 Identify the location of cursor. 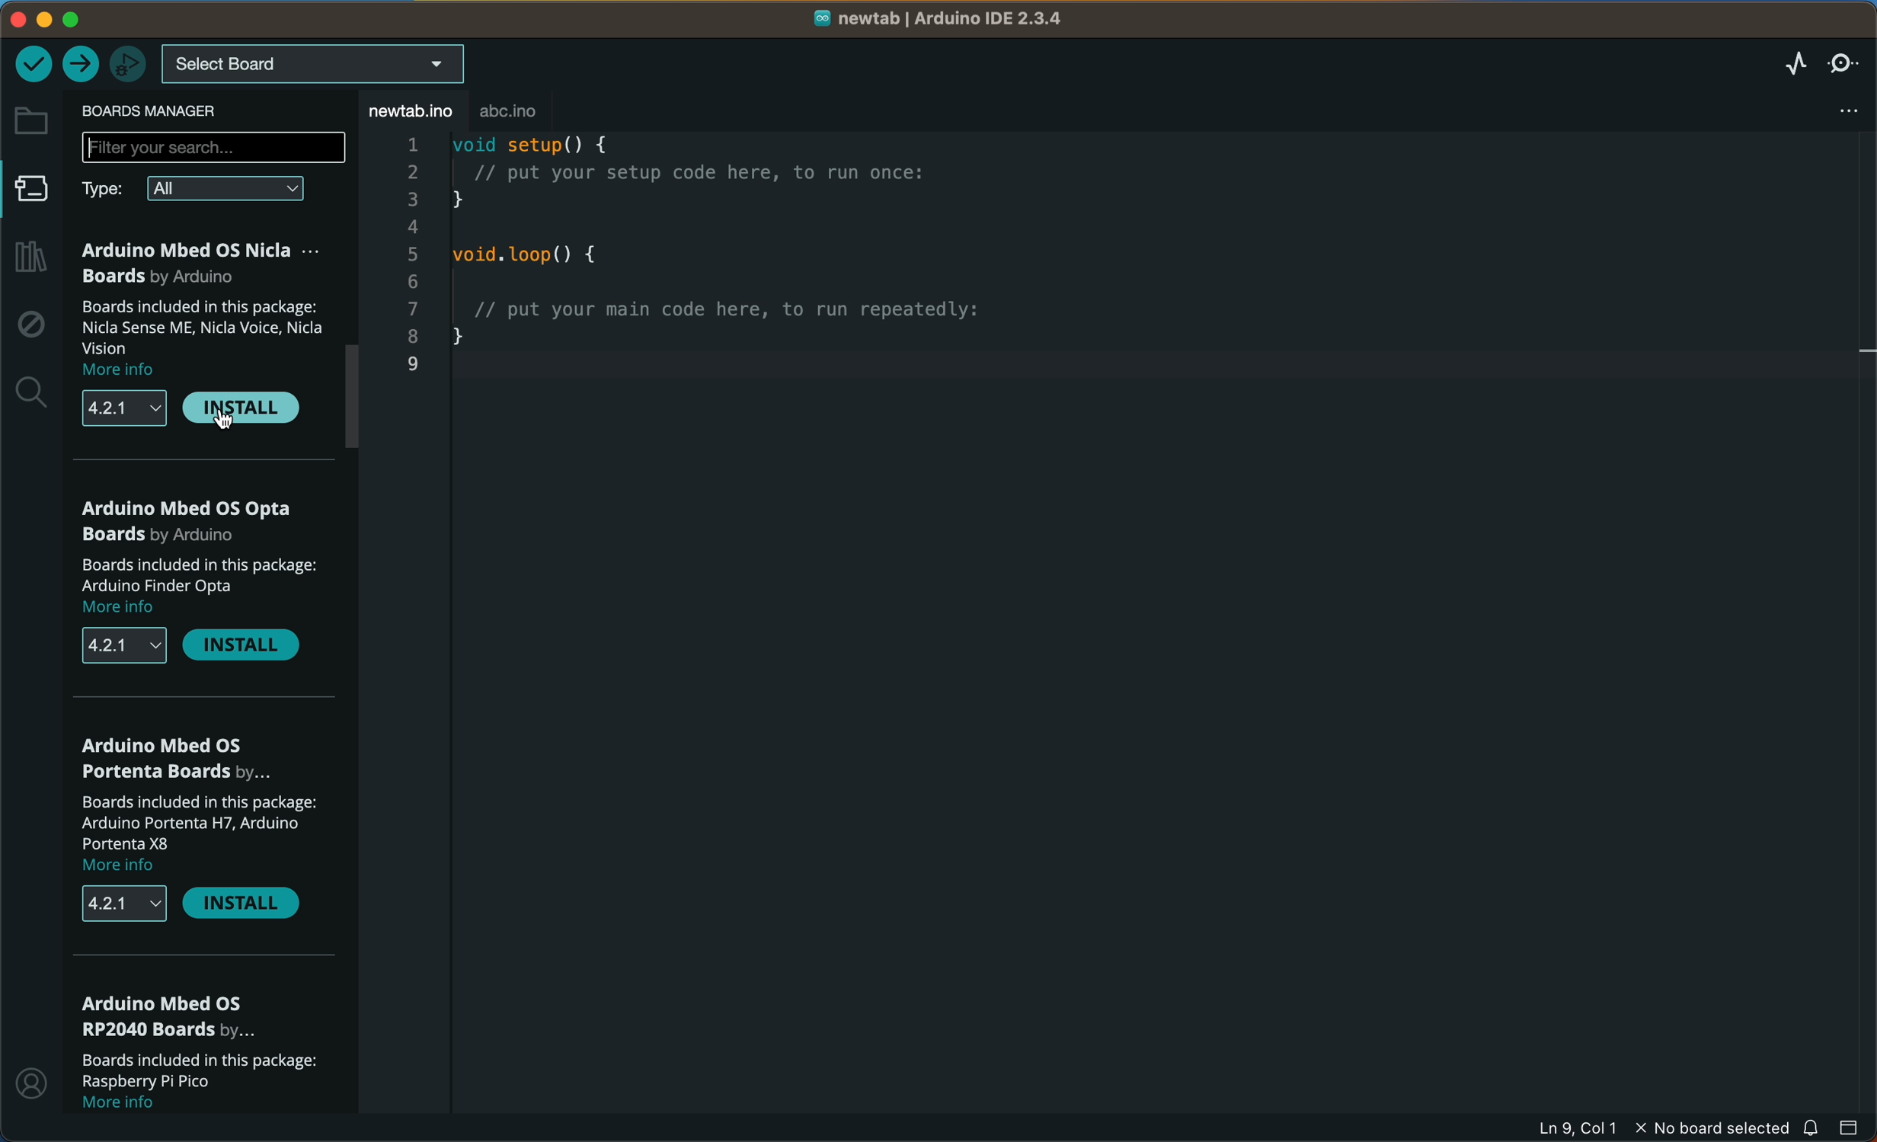
(221, 419).